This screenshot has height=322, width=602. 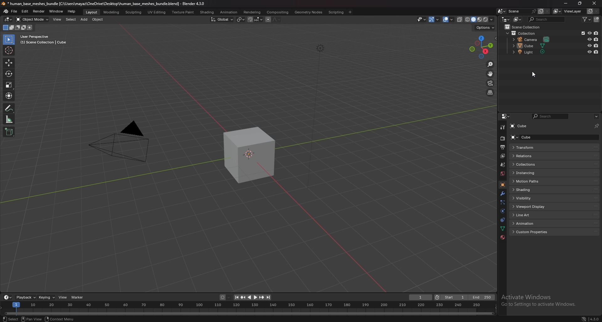 What do you see at coordinates (533, 11) in the screenshot?
I see `pin scene` at bounding box center [533, 11].